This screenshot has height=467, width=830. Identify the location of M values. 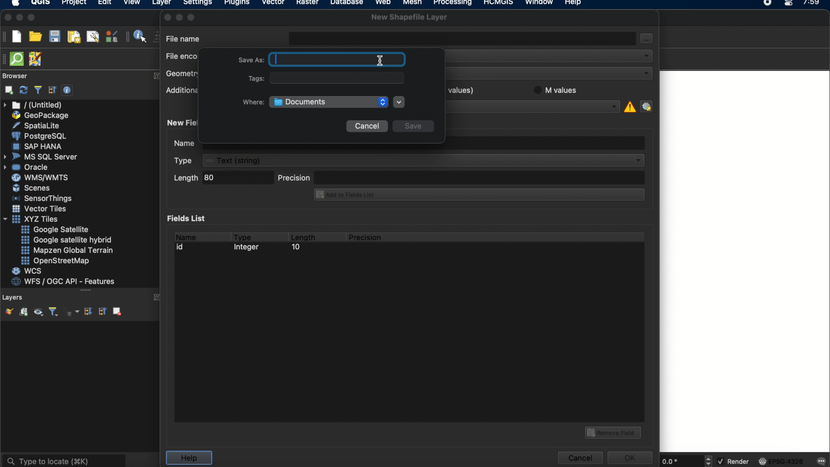
(560, 90).